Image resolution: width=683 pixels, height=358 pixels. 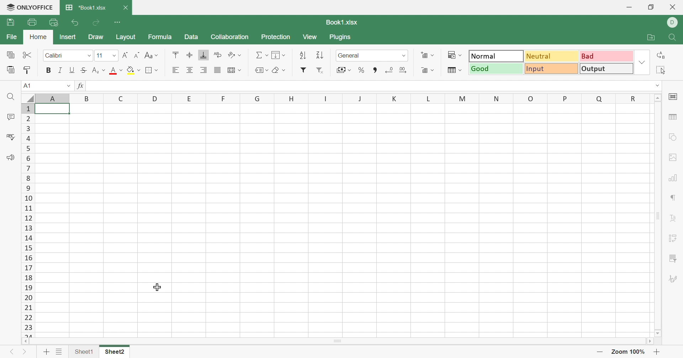 What do you see at coordinates (658, 98) in the screenshot?
I see `Scroll Up` at bounding box center [658, 98].